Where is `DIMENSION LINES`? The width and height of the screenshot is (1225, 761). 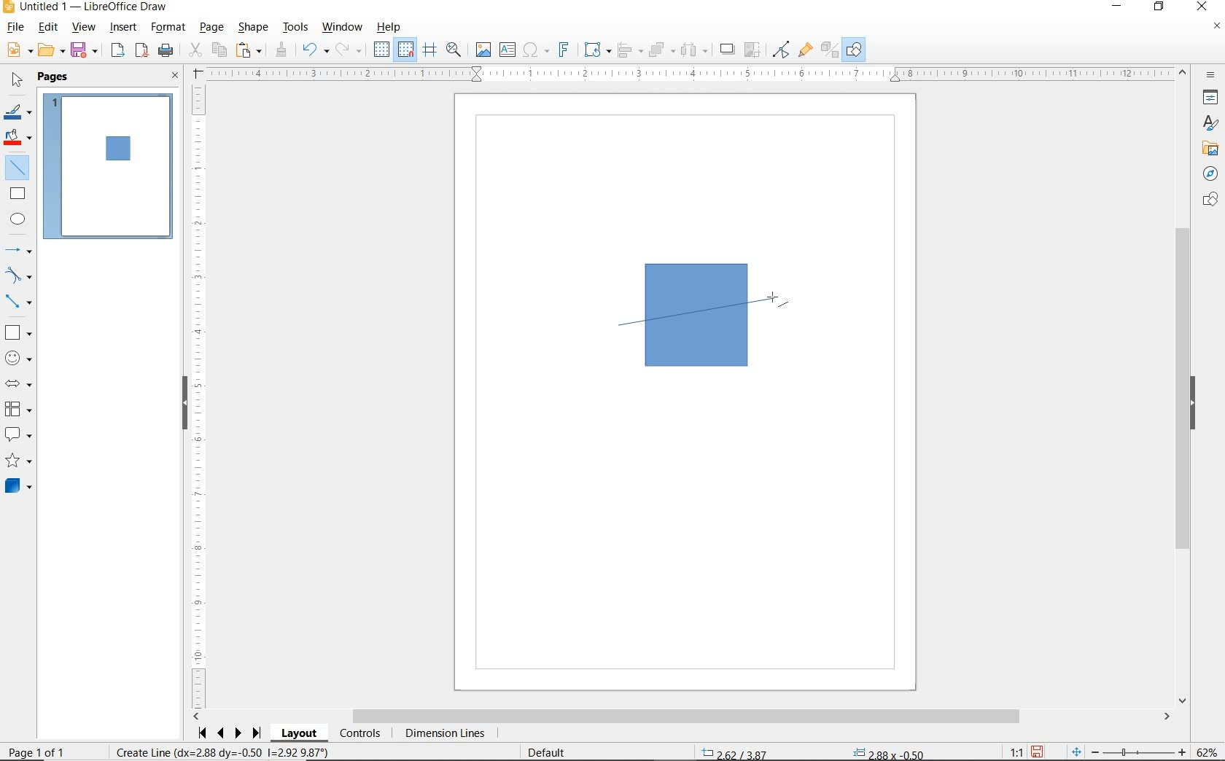 DIMENSION LINES is located at coordinates (444, 734).